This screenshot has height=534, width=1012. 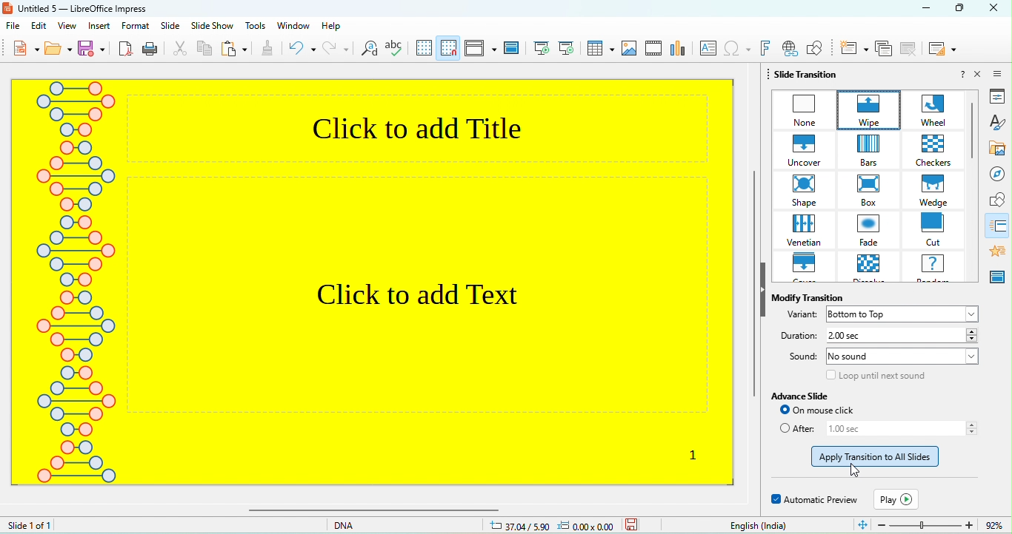 I want to click on image, so click(x=629, y=48).